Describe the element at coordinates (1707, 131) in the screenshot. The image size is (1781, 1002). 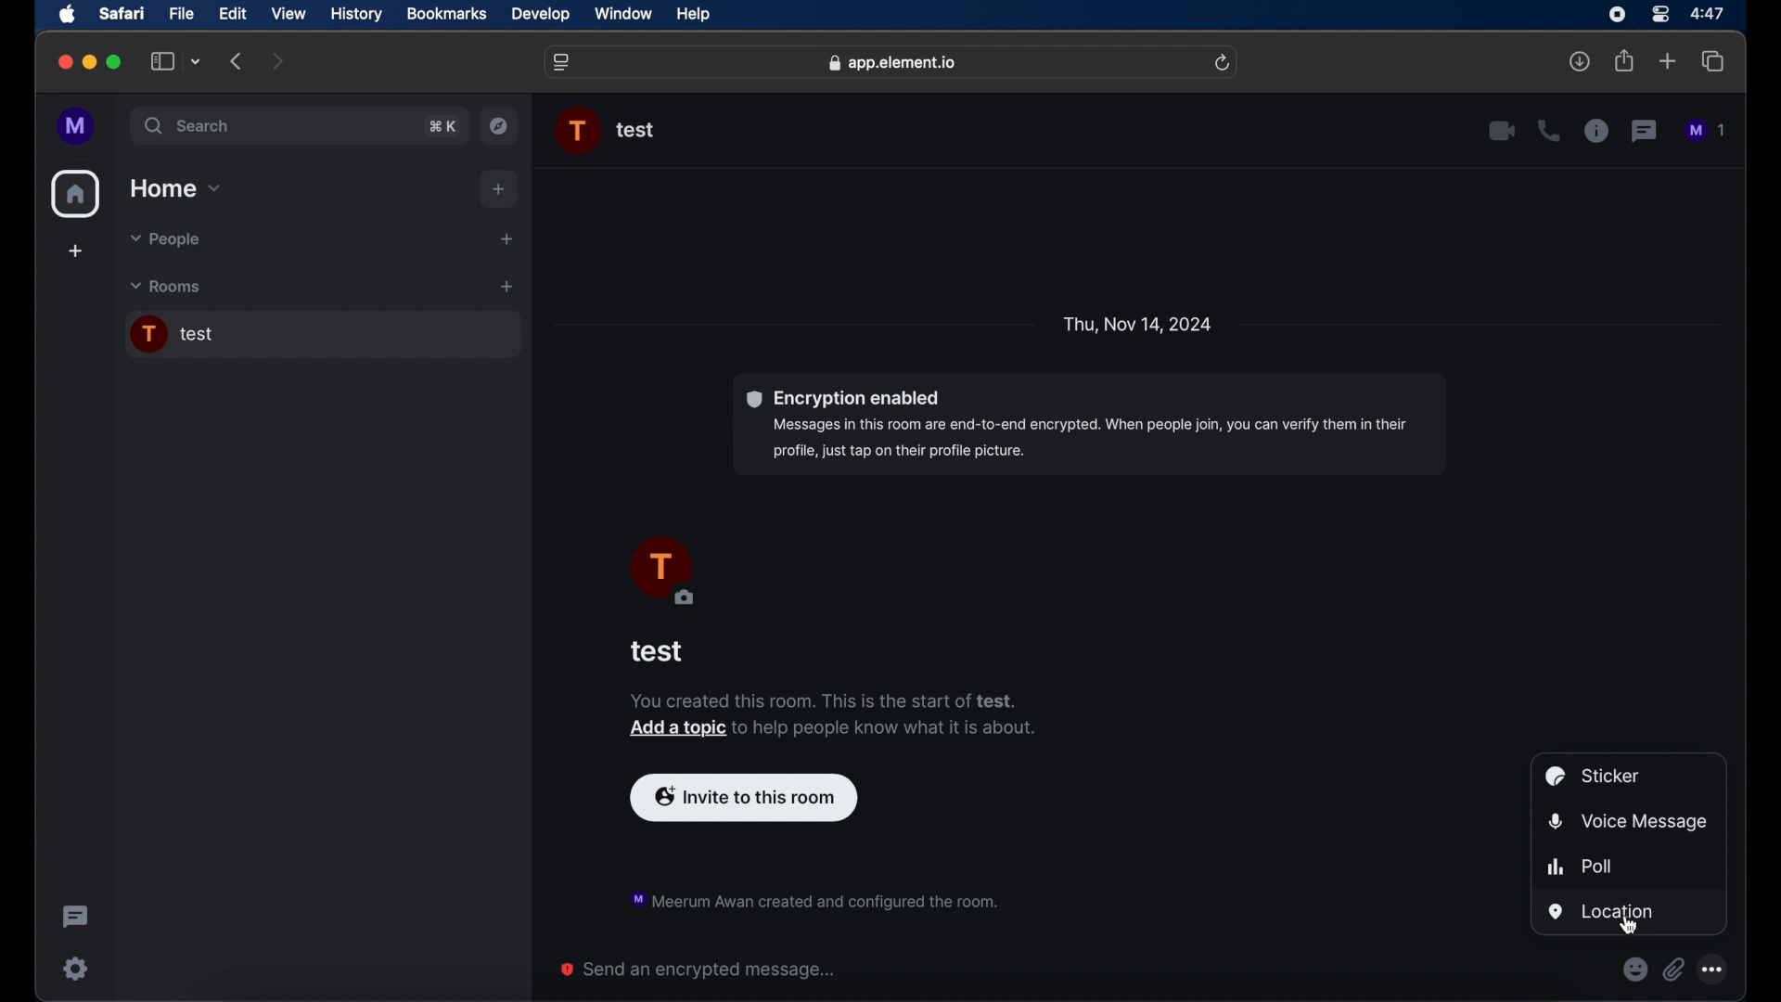
I see `messages` at that location.